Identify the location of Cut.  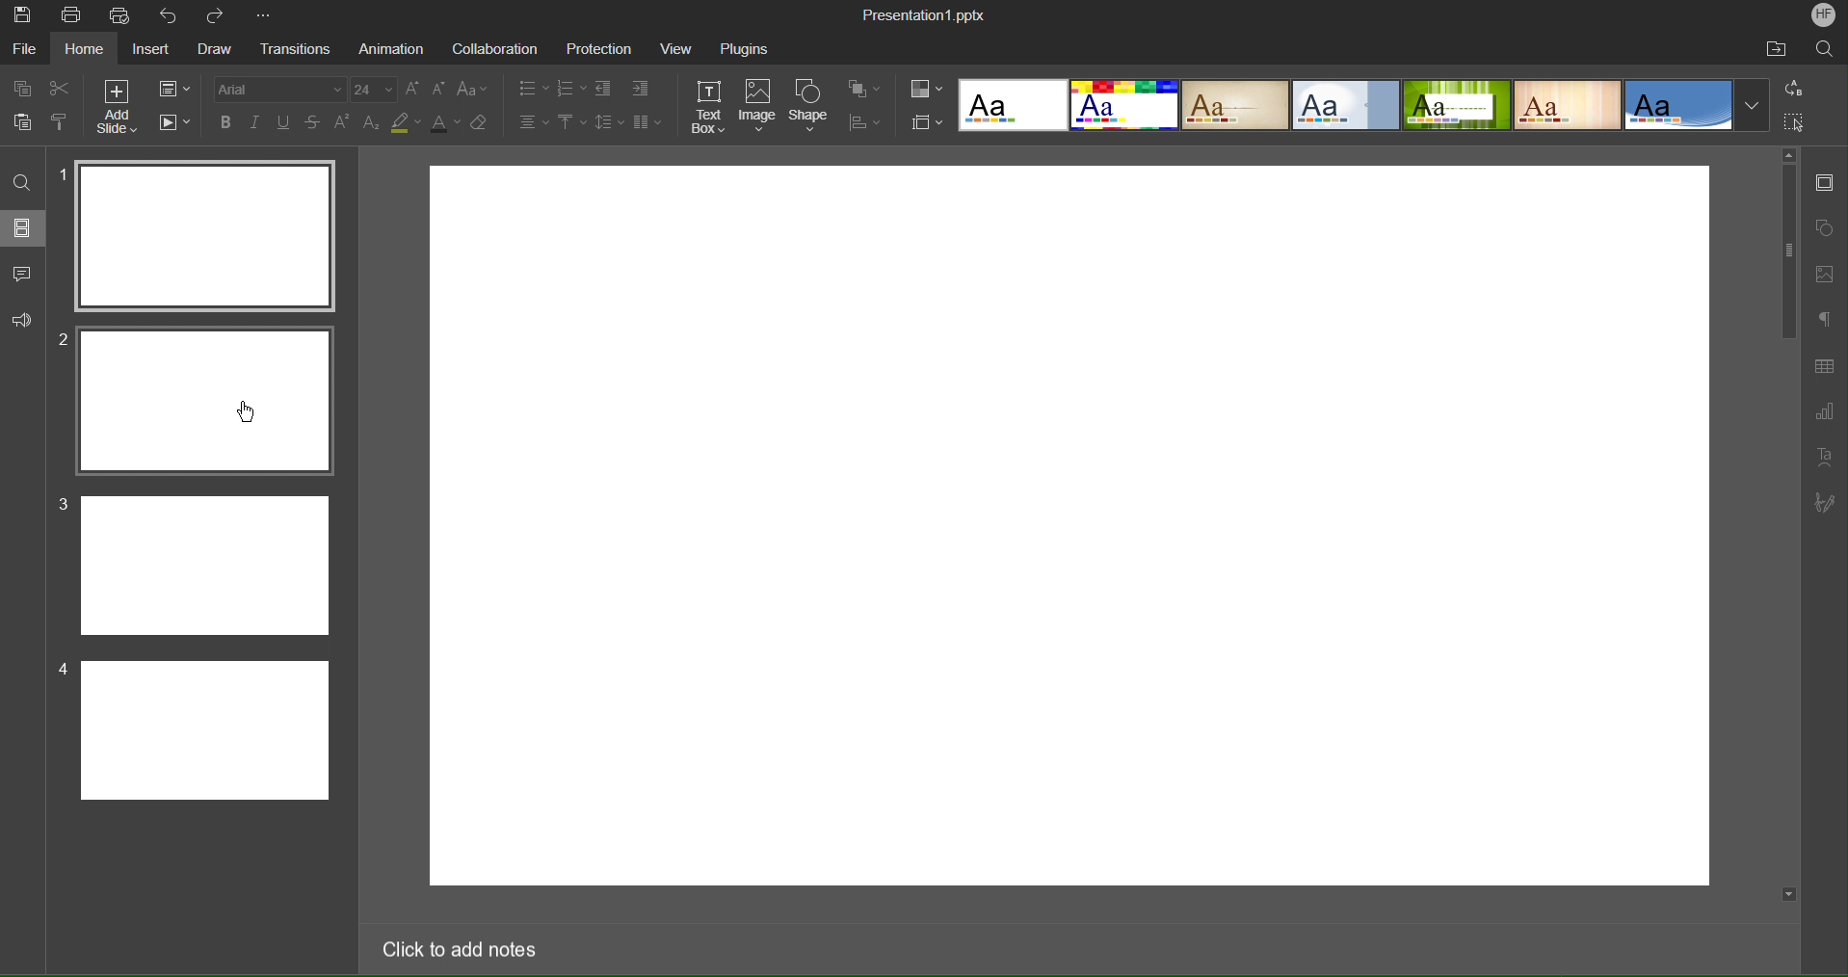
(63, 87).